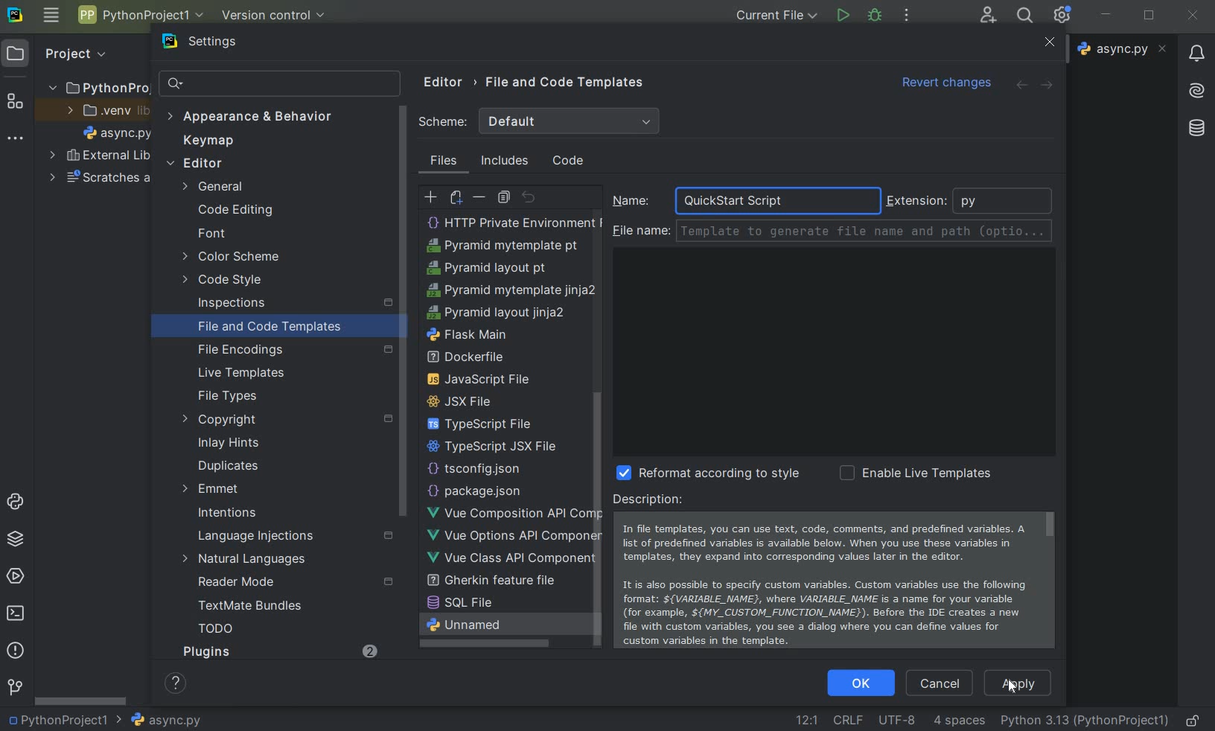 Image resolution: width=1215 pixels, height=731 pixels. I want to click on code with me, so click(988, 16).